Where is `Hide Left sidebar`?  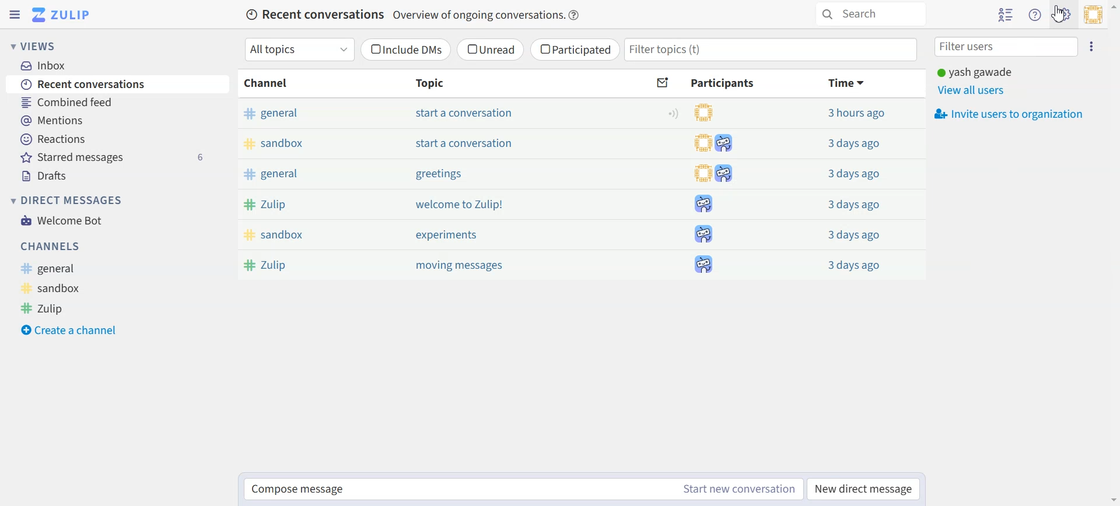
Hide Left sidebar is located at coordinates (15, 15).